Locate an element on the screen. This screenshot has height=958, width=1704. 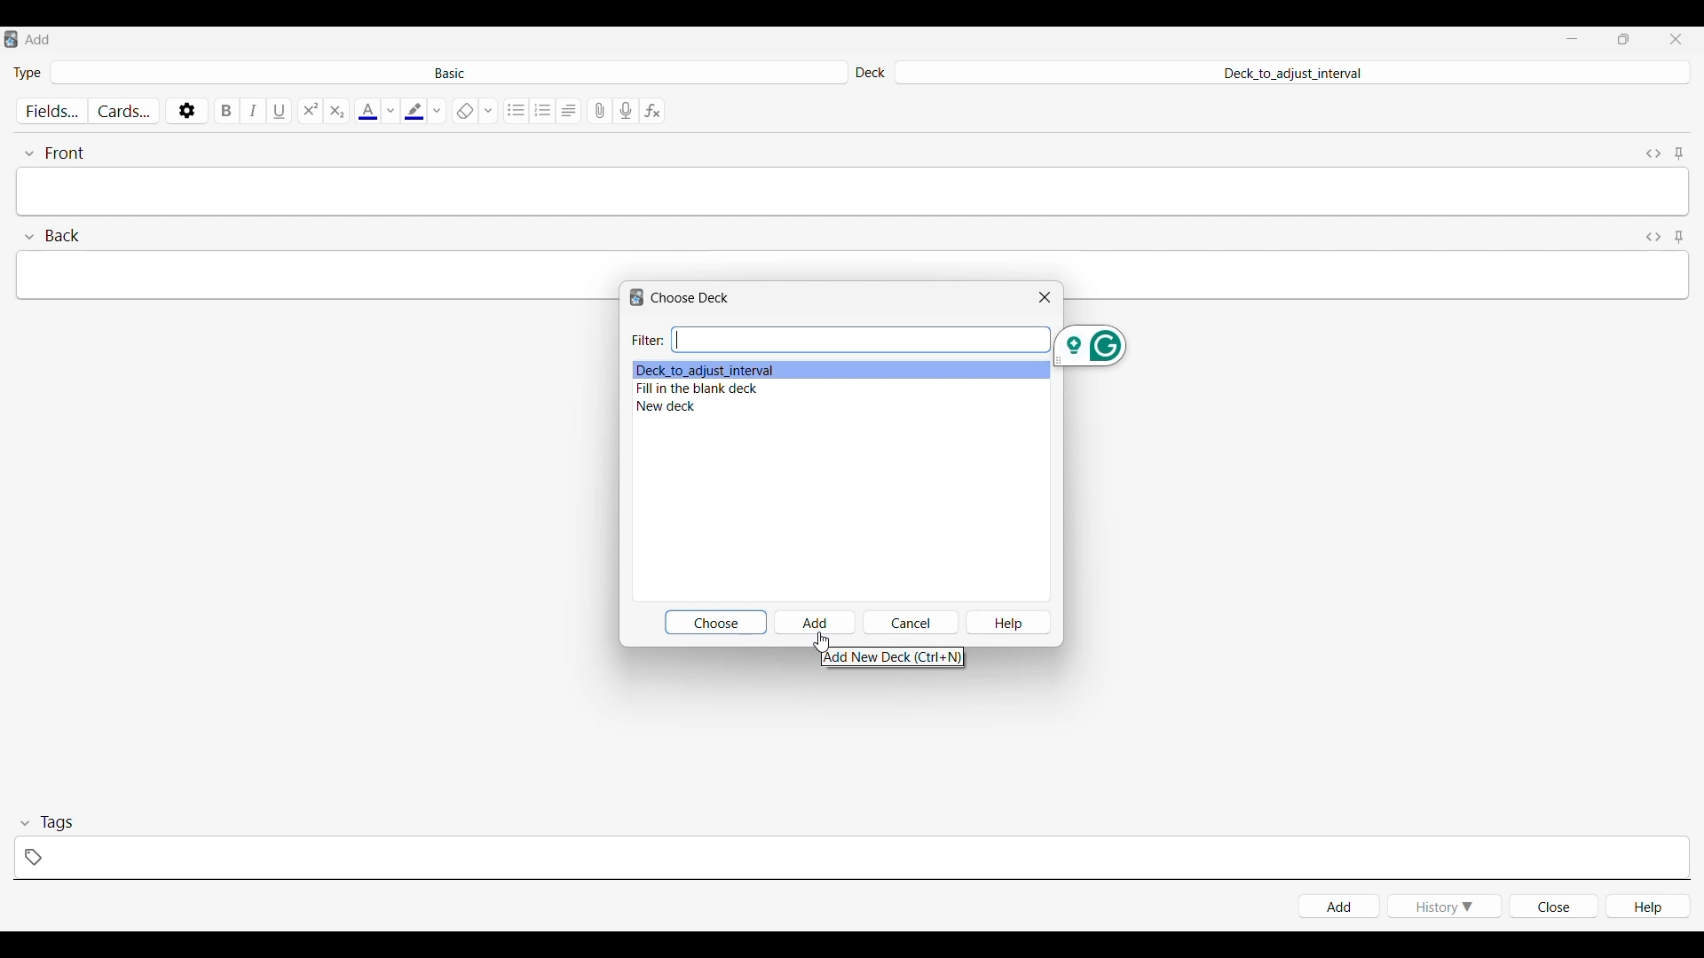
Choose is located at coordinates (714, 623).